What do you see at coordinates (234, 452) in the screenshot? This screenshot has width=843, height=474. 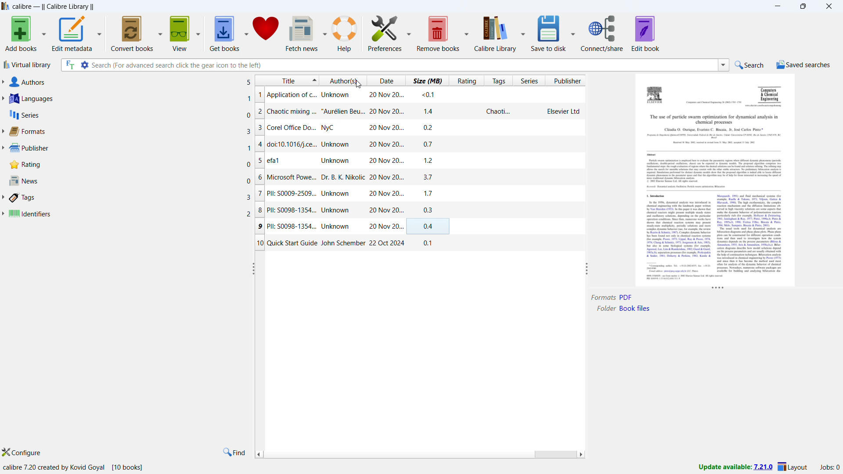 I see `find in tags` at bounding box center [234, 452].